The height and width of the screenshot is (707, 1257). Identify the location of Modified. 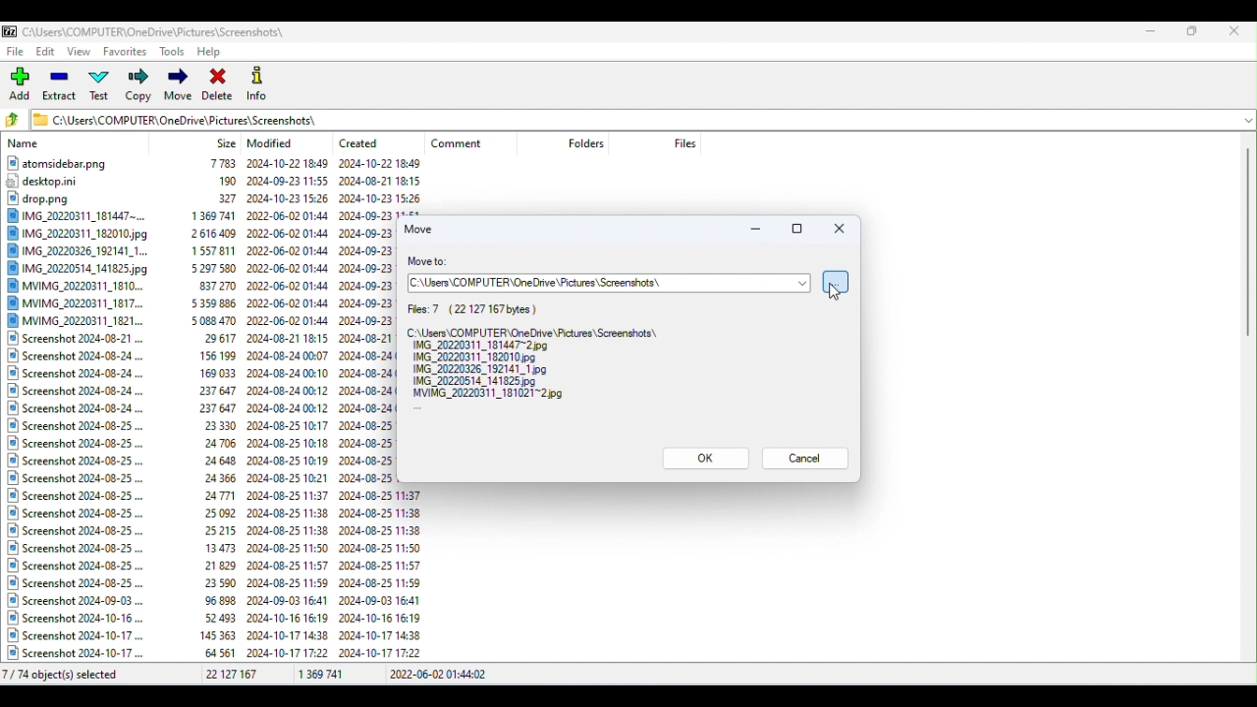
(274, 143).